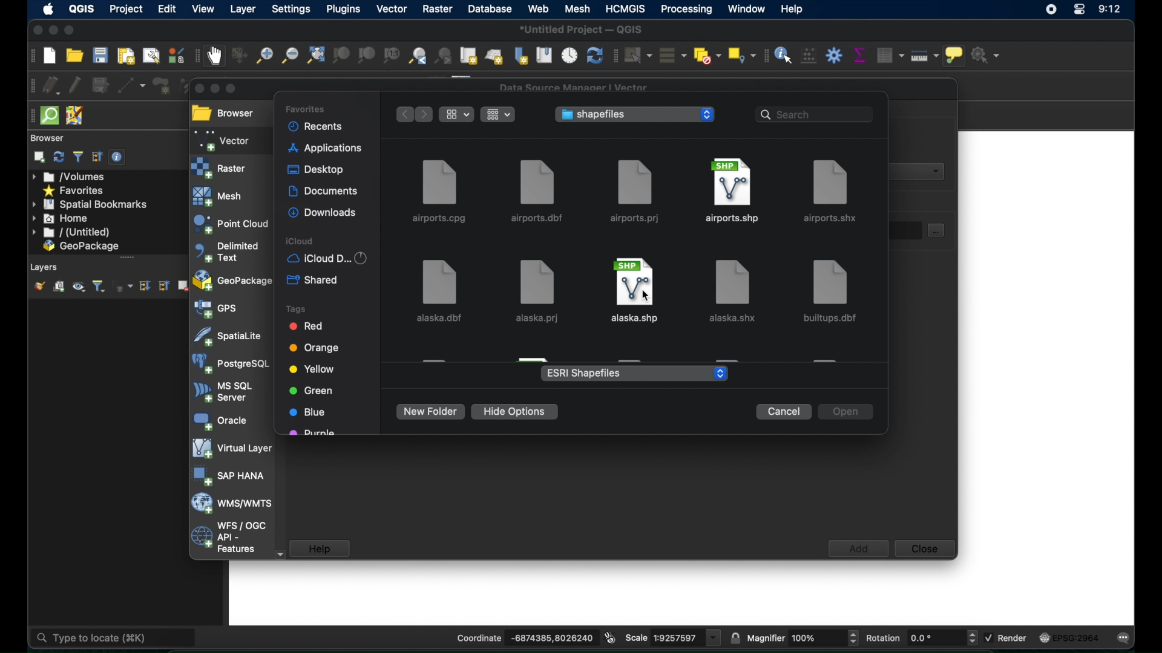 The width and height of the screenshot is (1162, 653). I want to click on sap hana, so click(229, 476).